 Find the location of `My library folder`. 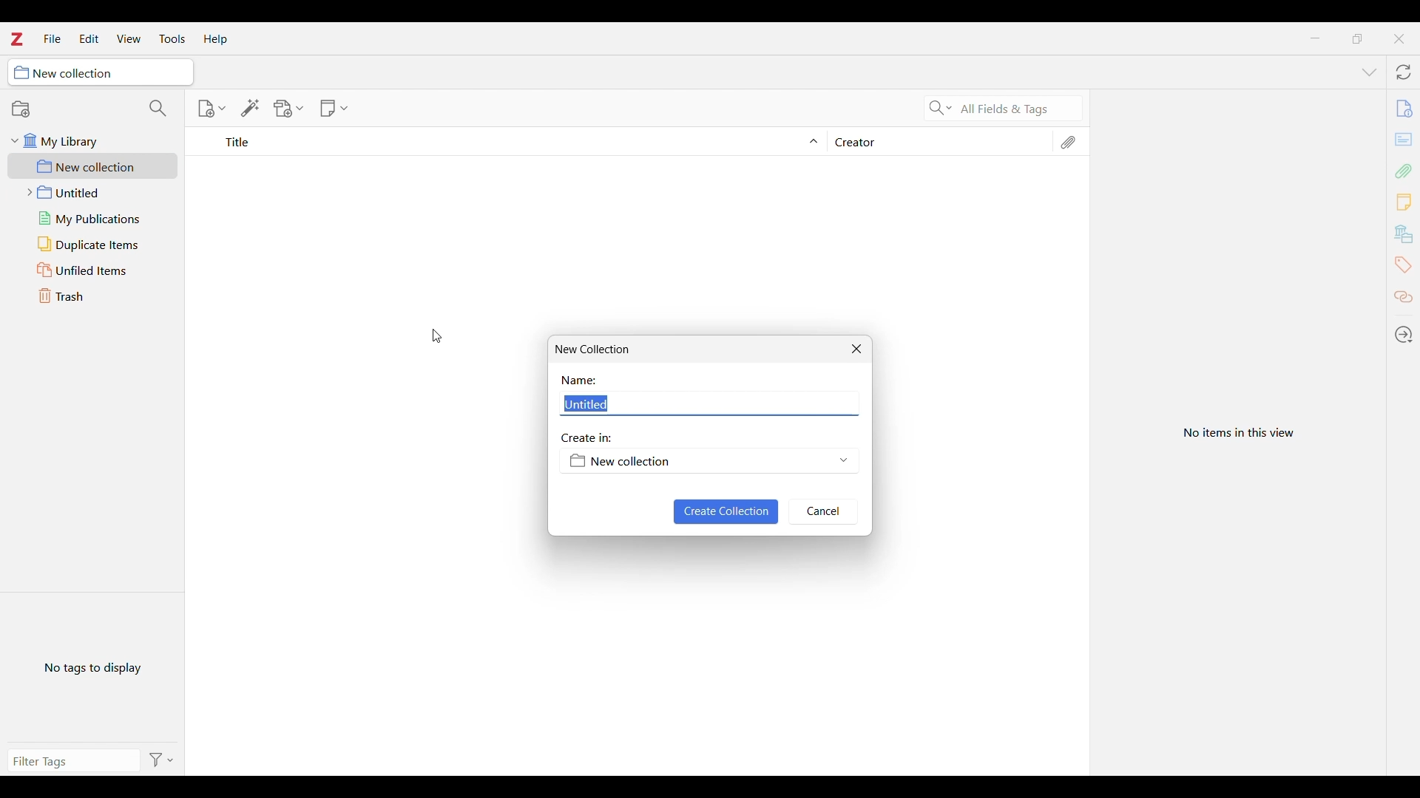

My library folder is located at coordinates (93, 141).